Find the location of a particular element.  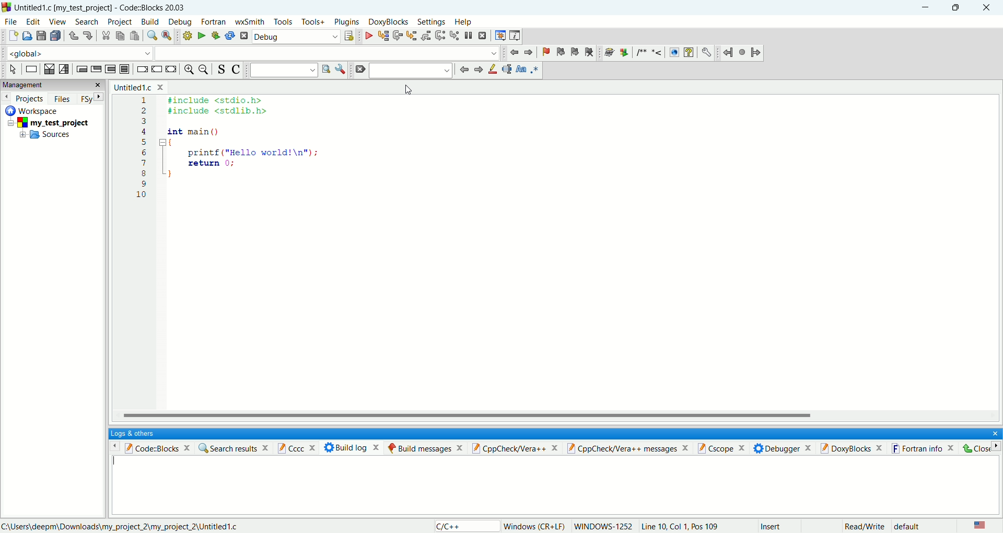

preferences is located at coordinates (707, 53).